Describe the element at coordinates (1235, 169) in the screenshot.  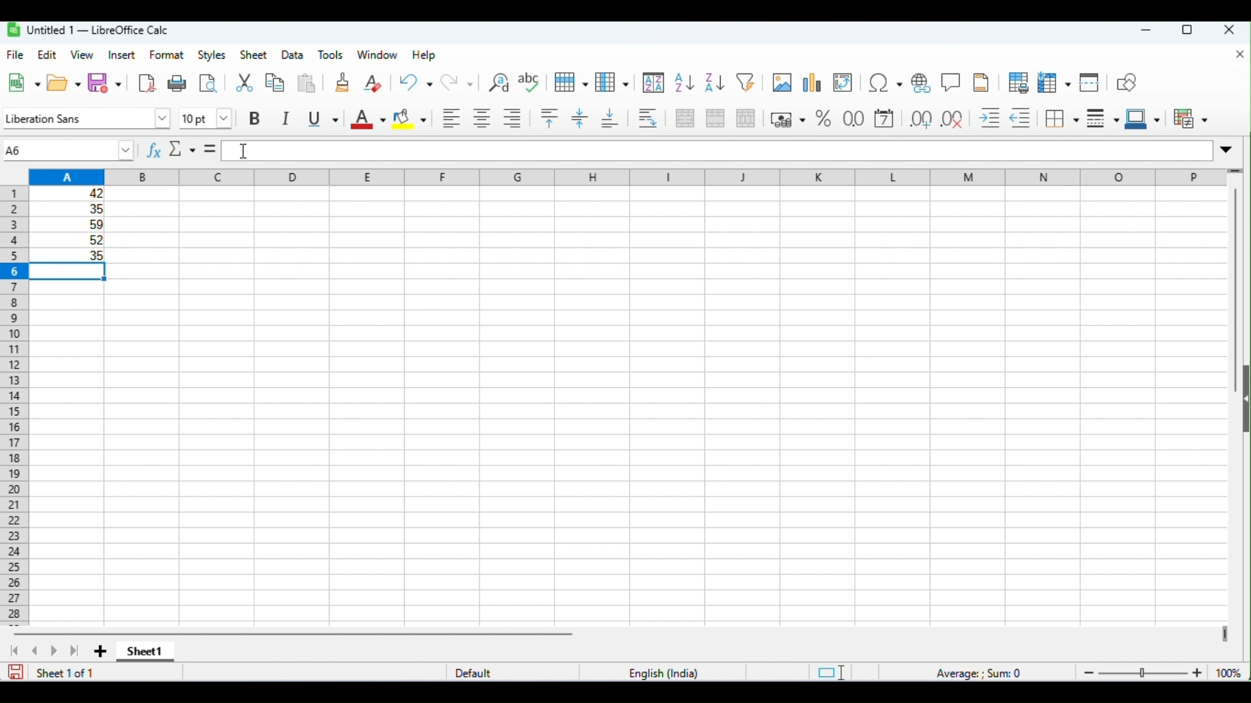
I see `drag to view rows` at that location.